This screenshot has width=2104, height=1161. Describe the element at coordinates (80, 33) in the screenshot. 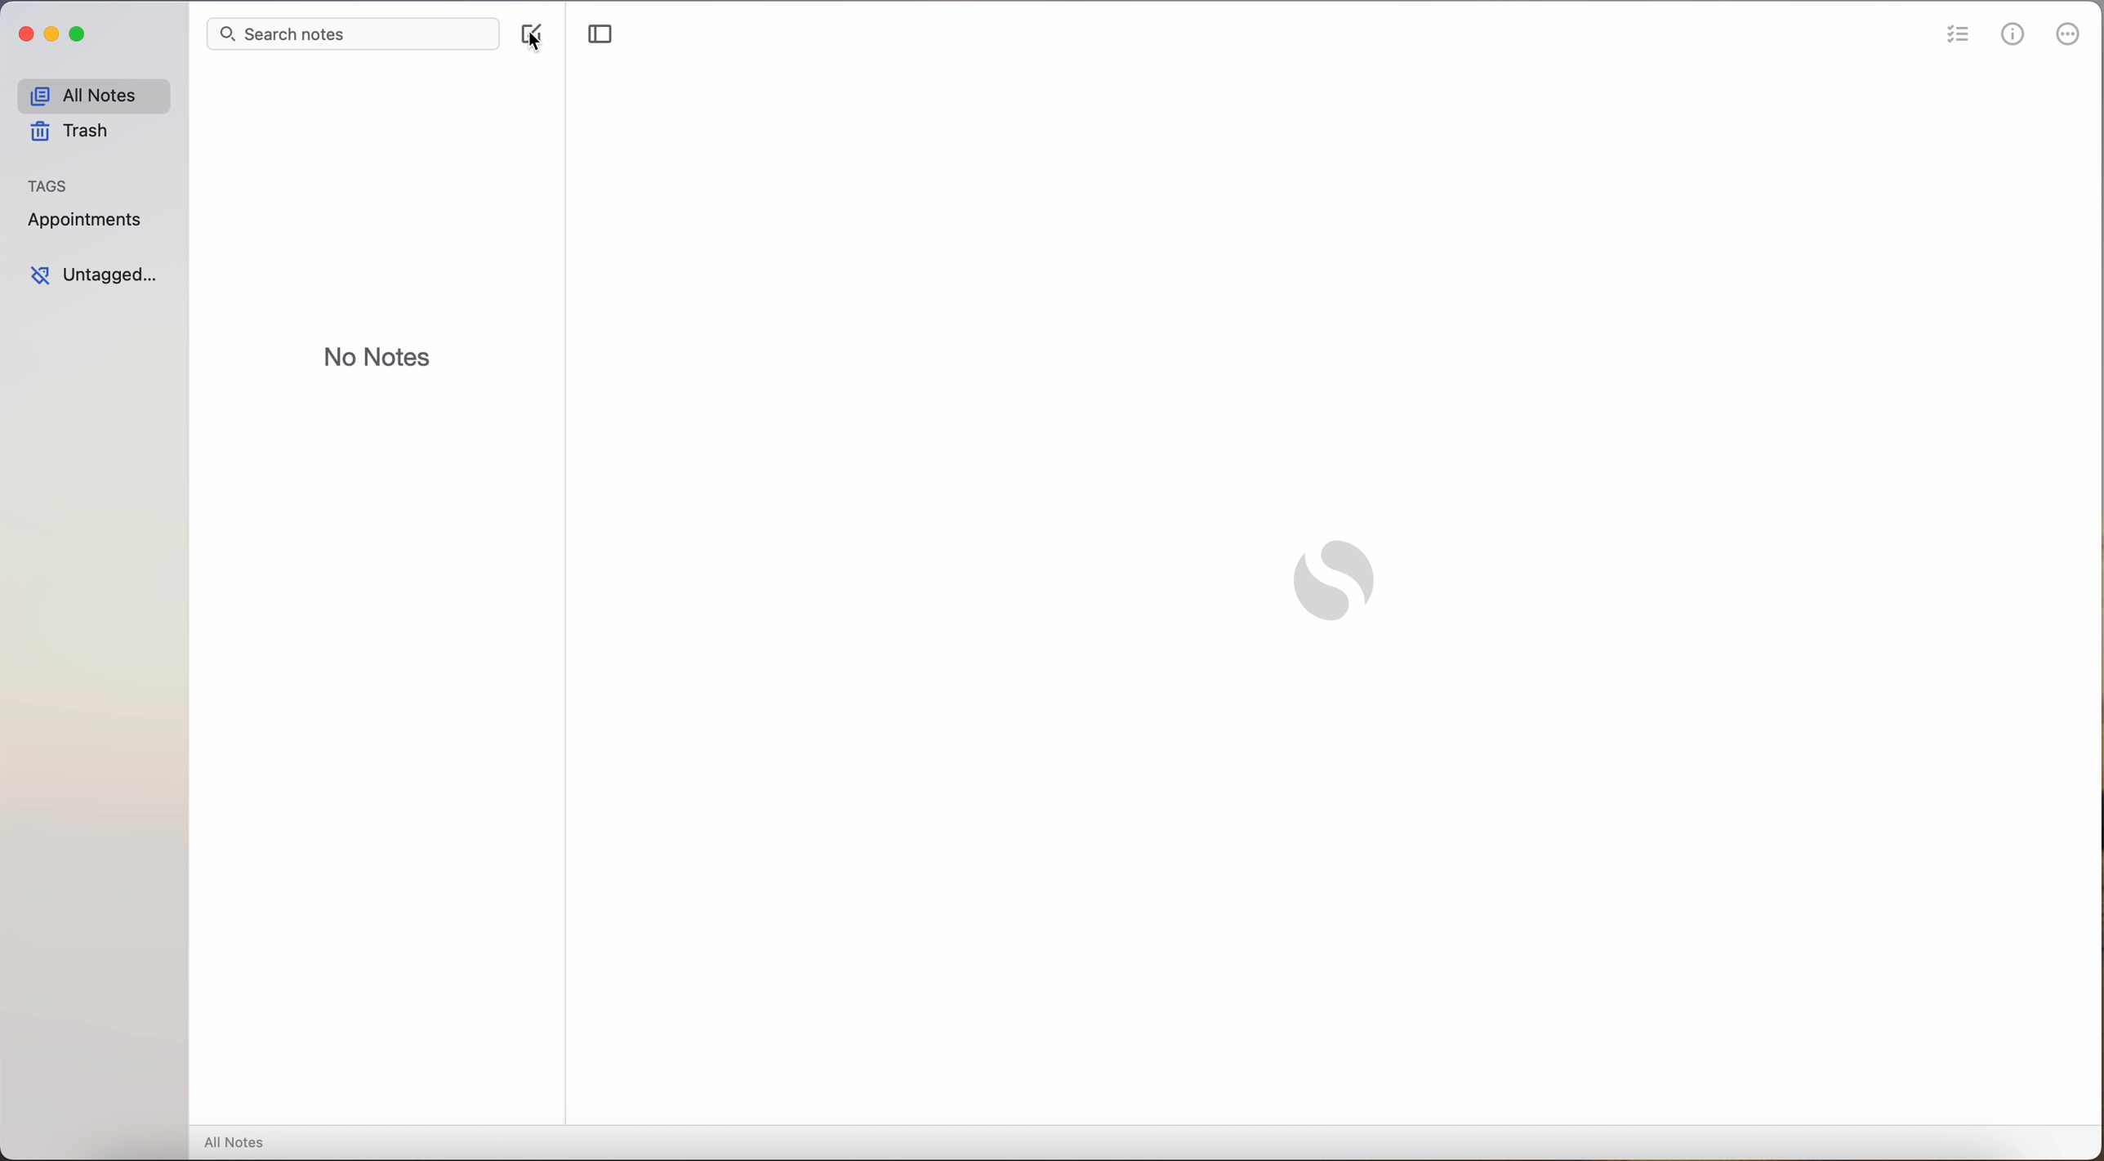

I see `maximize` at that location.